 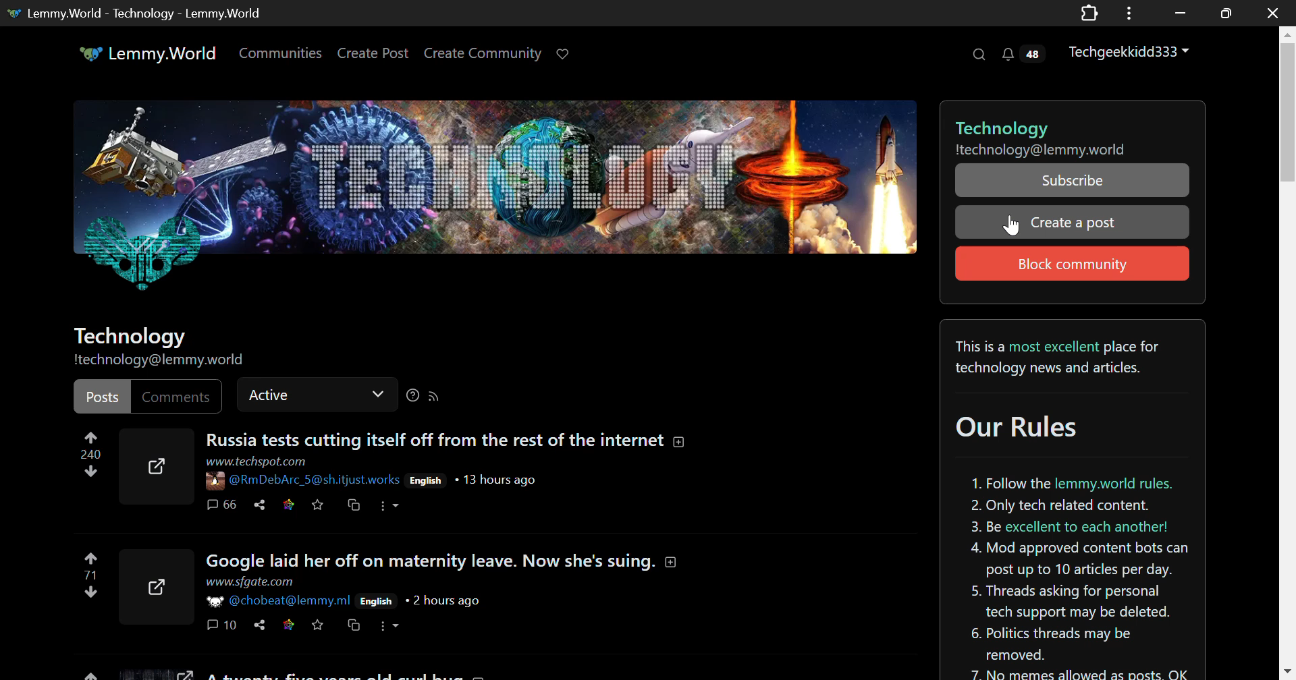 I want to click on Cross-post, so click(x=354, y=505).